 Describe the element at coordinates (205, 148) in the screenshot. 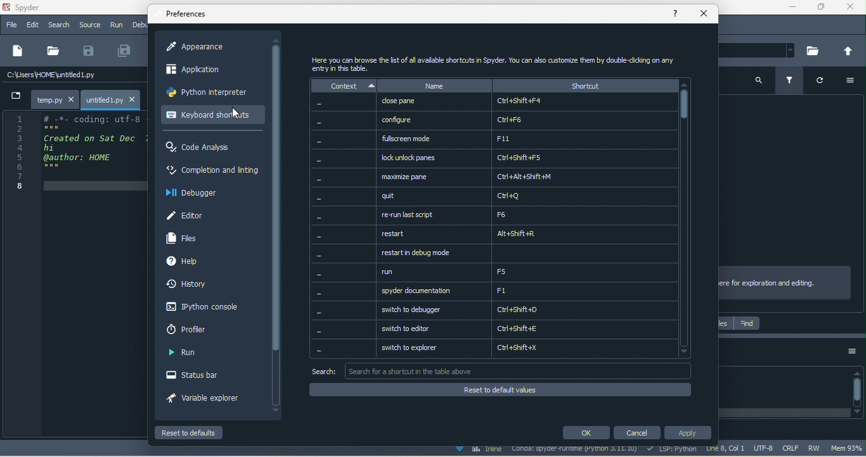

I see `code analysis` at that location.